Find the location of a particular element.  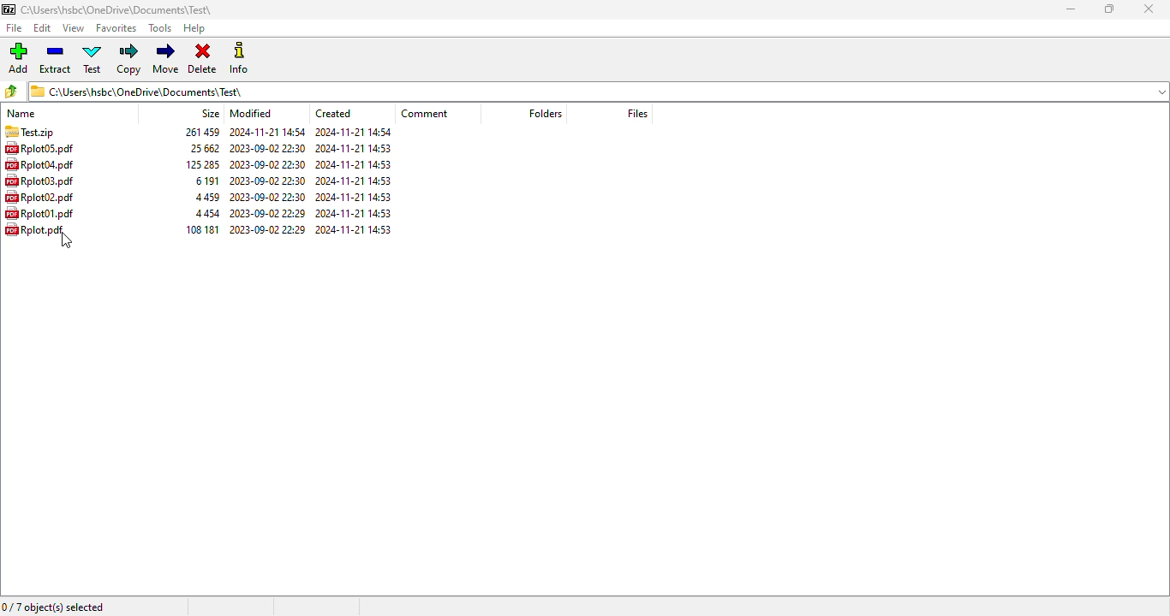

browse folders is located at coordinates (11, 91).